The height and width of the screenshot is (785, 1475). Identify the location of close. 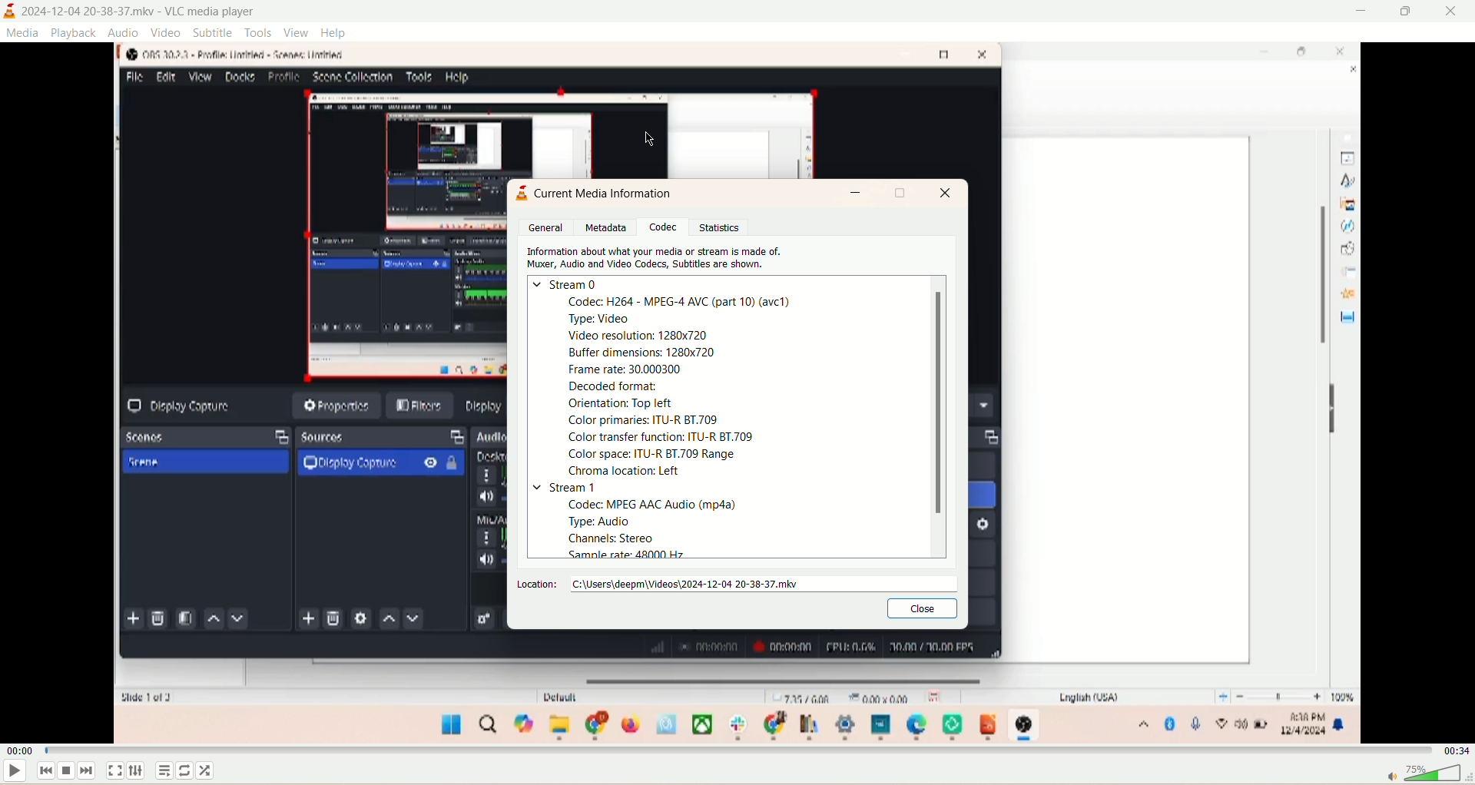
(1451, 13).